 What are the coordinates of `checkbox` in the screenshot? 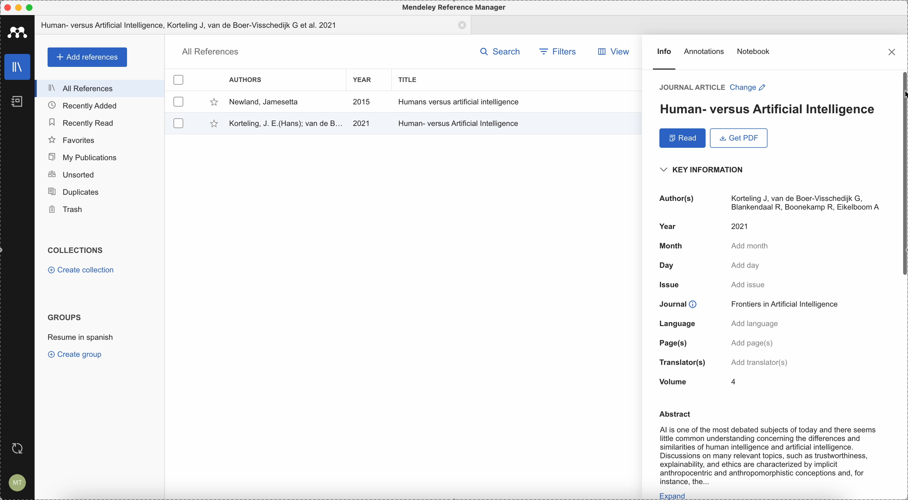 It's located at (179, 102).